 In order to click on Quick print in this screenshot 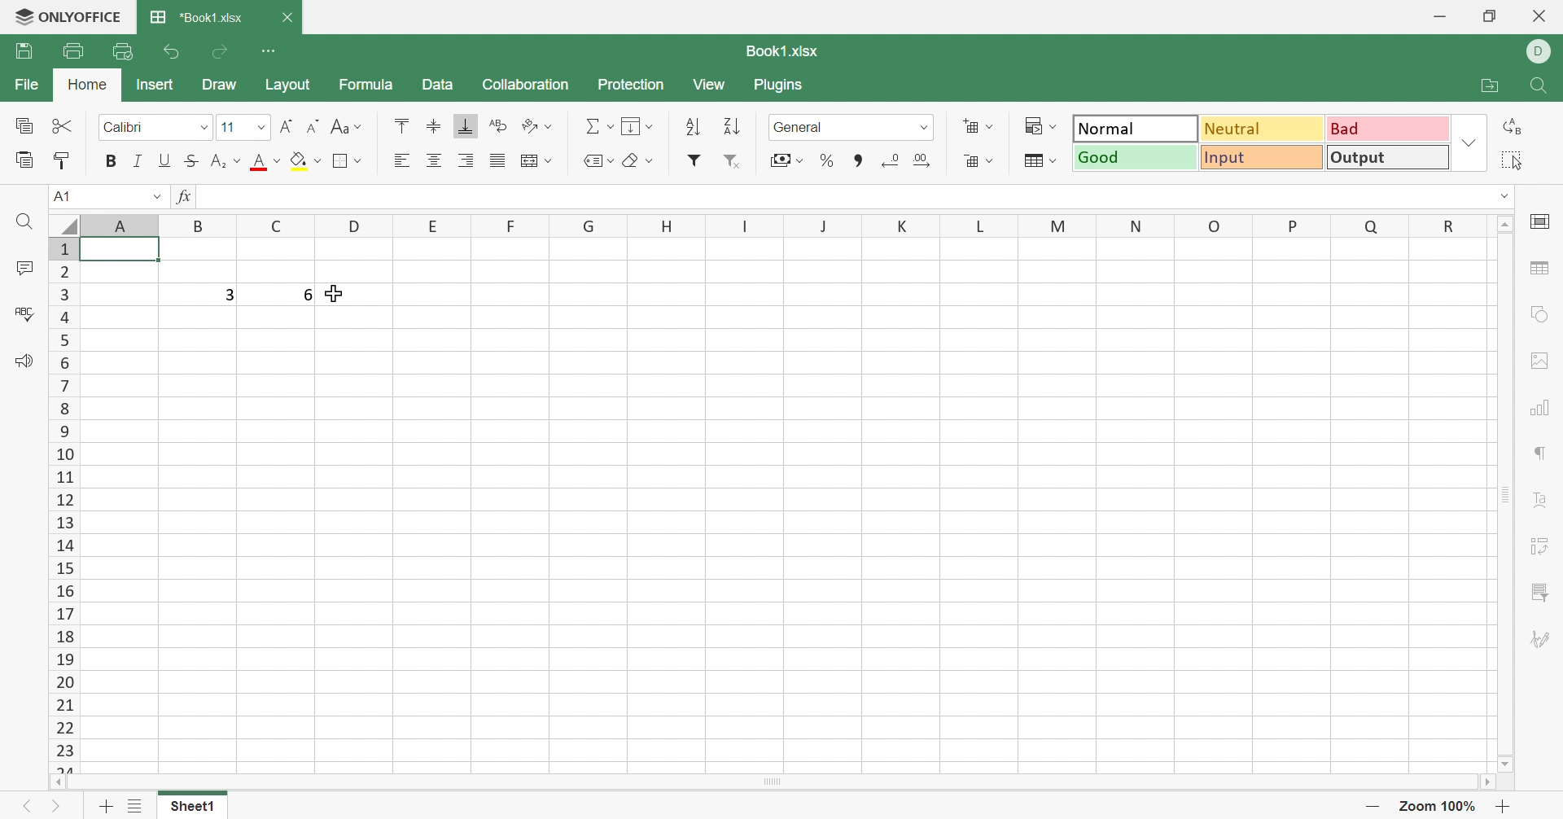, I will do `click(125, 48)`.